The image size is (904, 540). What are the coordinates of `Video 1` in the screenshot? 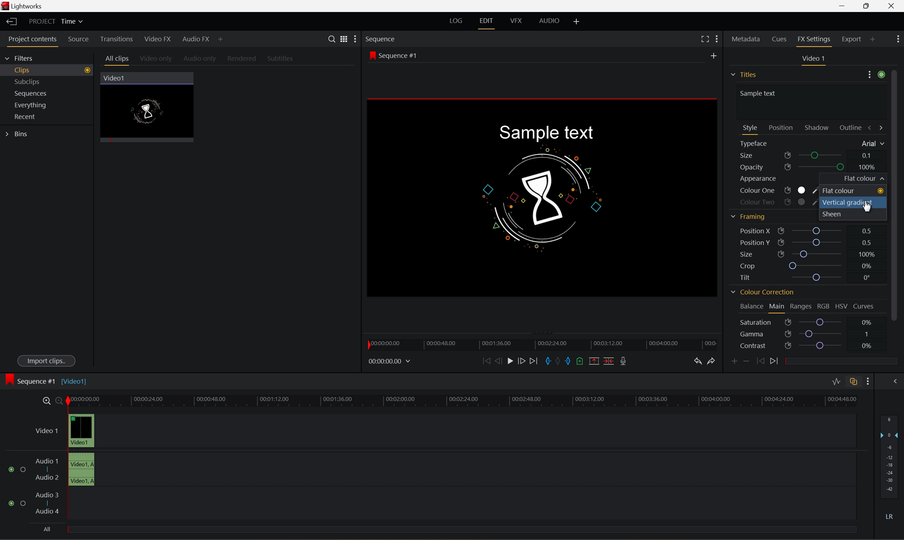 It's located at (48, 432).